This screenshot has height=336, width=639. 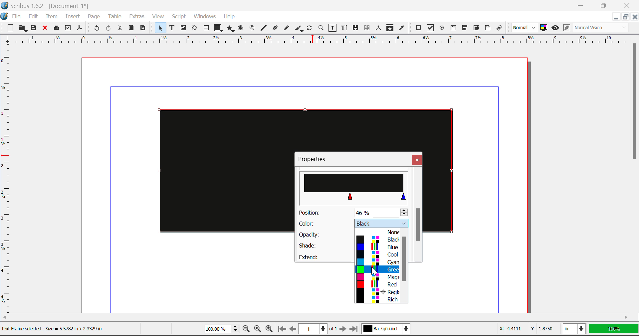 I want to click on Display Measurement, so click(x=614, y=330).